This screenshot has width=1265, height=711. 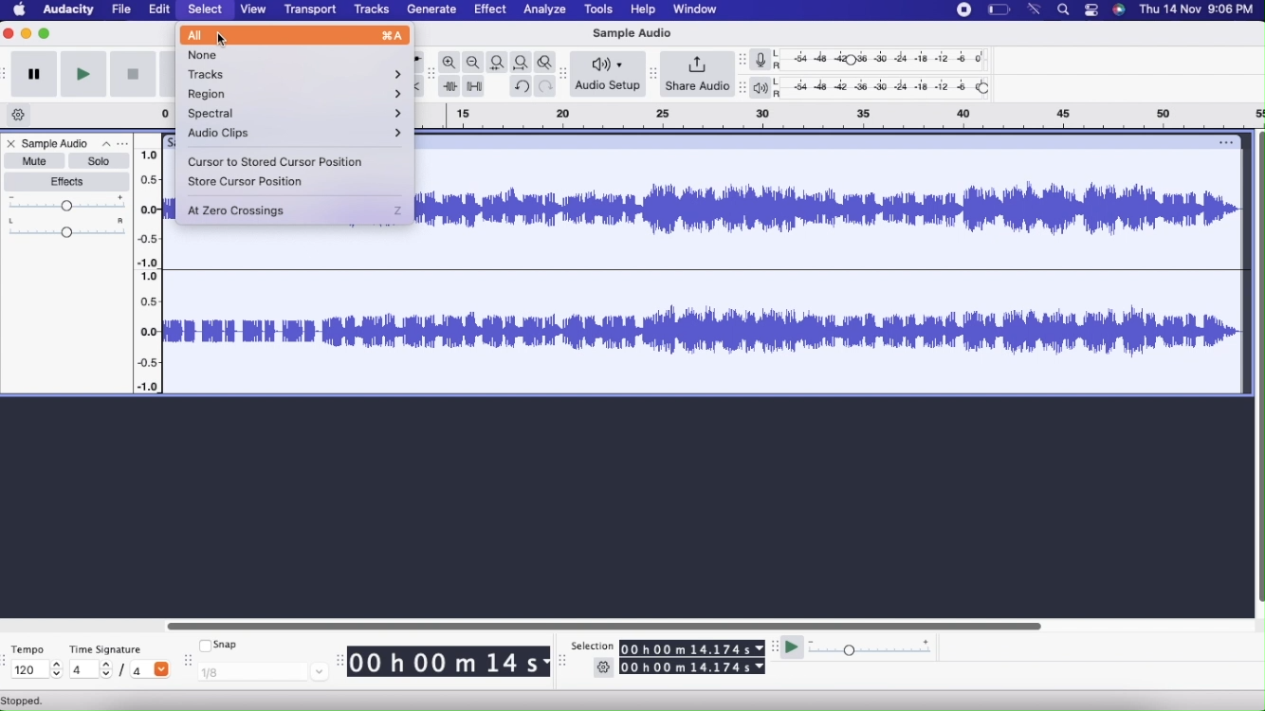 What do you see at coordinates (290, 55) in the screenshot?
I see `None` at bounding box center [290, 55].